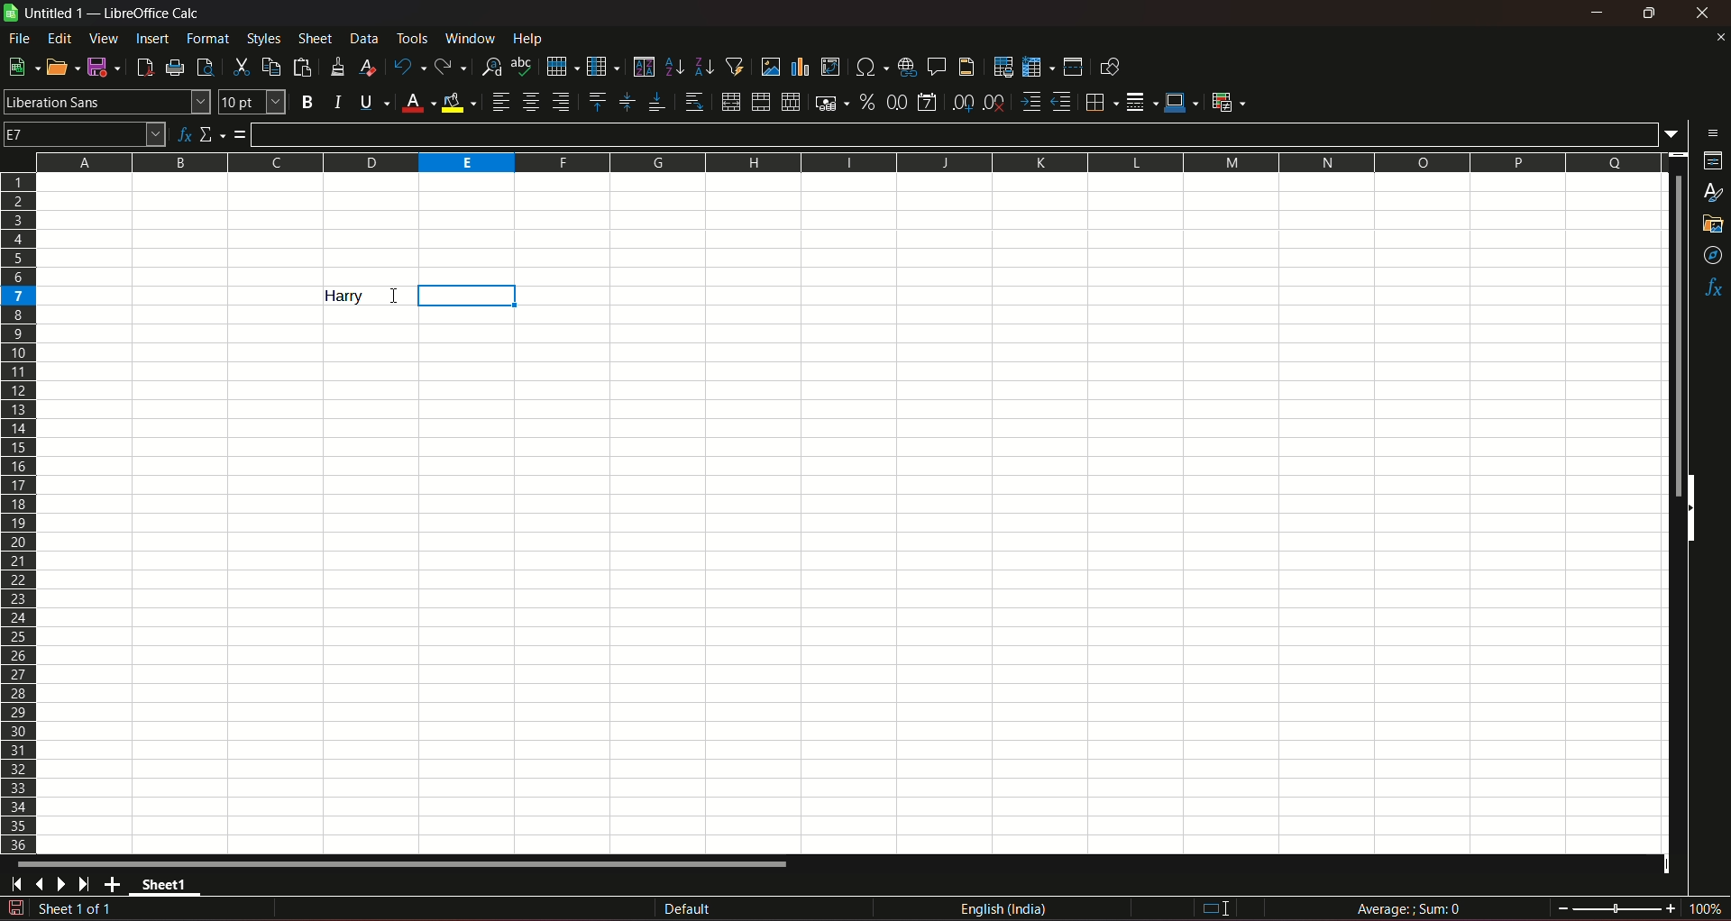 This screenshot has width=1731, height=921. I want to click on print, so click(176, 69).